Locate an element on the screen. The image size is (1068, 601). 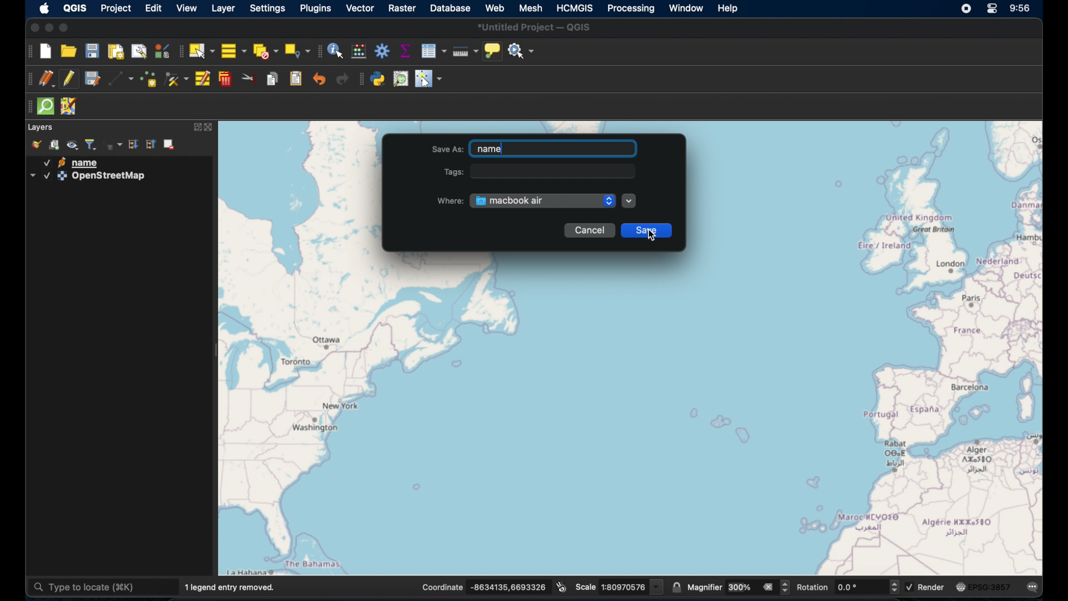
HCMGIS is located at coordinates (575, 8).